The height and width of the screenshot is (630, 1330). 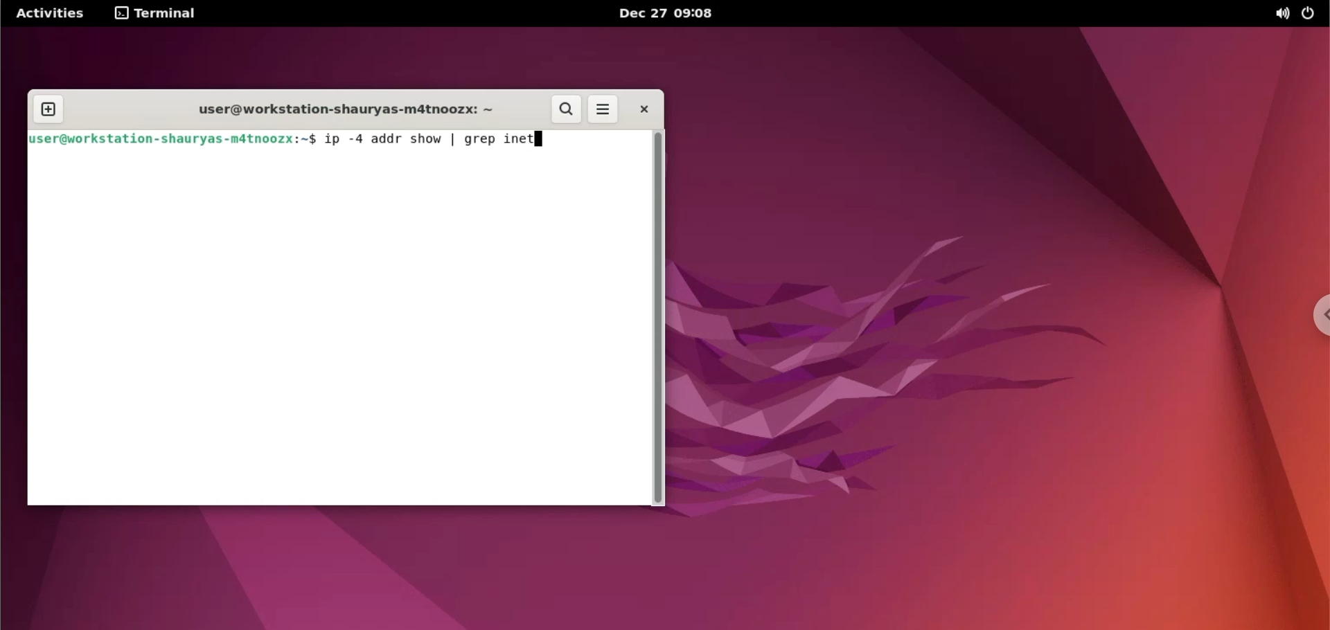 What do you see at coordinates (338, 329) in the screenshot?
I see `command input box` at bounding box center [338, 329].